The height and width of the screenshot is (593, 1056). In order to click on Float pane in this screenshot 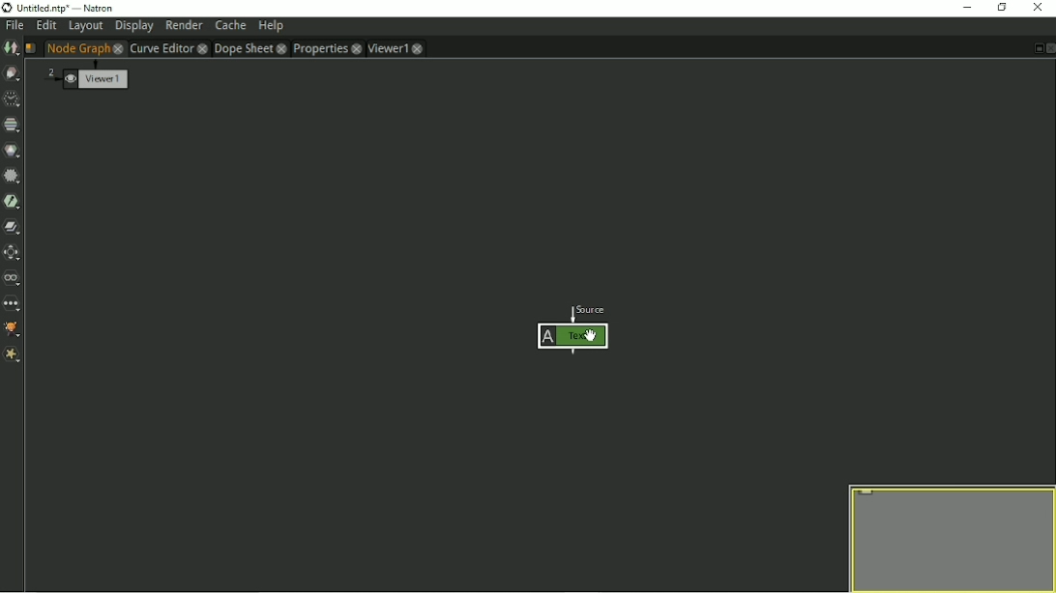, I will do `click(1037, 48)`.